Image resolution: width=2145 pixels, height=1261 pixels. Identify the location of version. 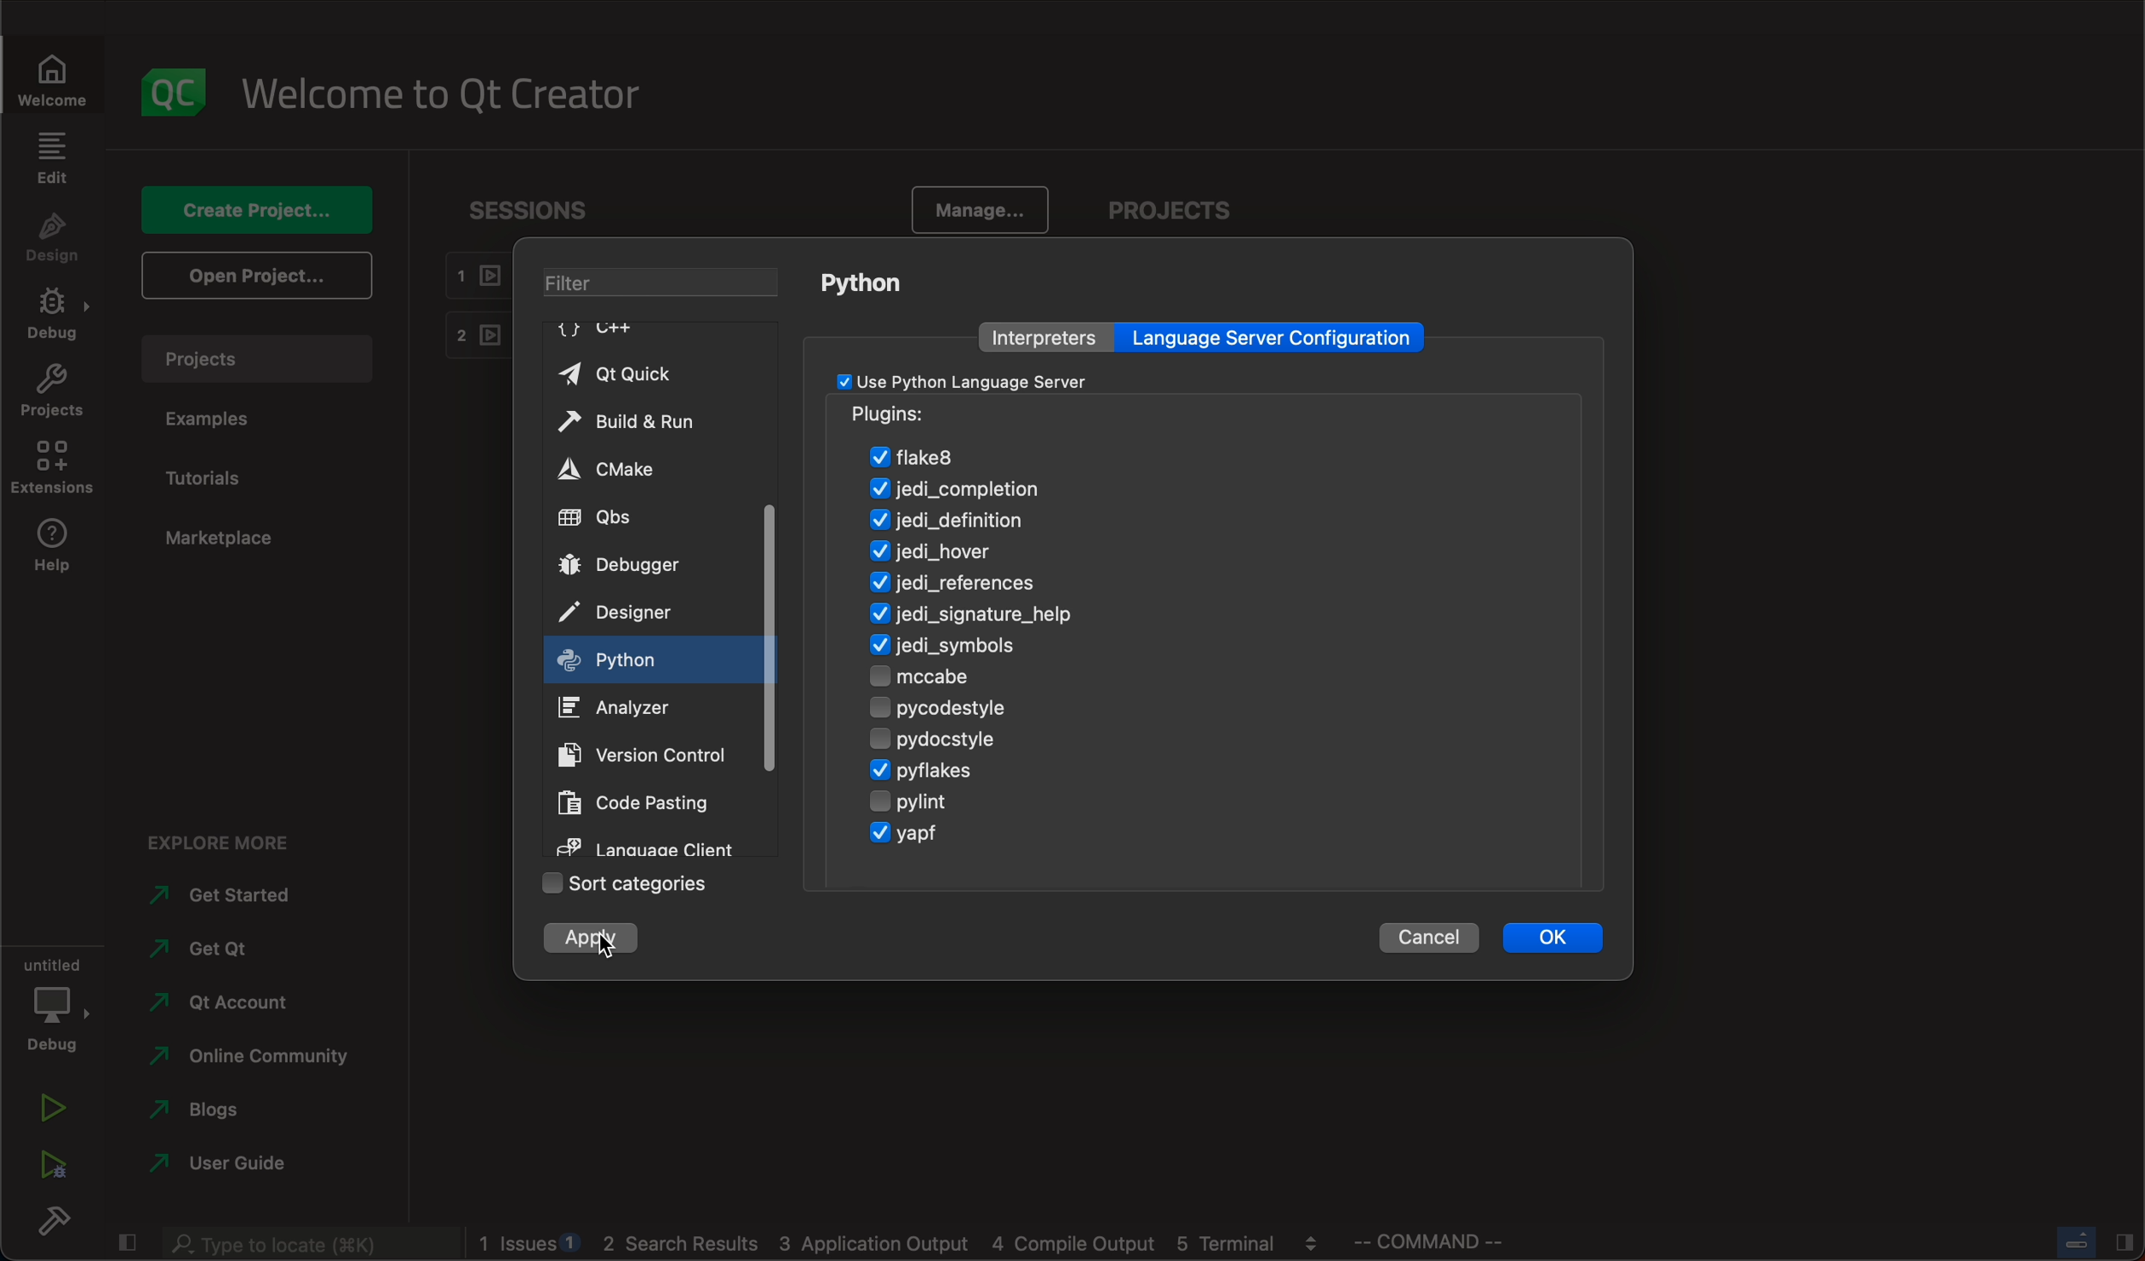
(647, 754).